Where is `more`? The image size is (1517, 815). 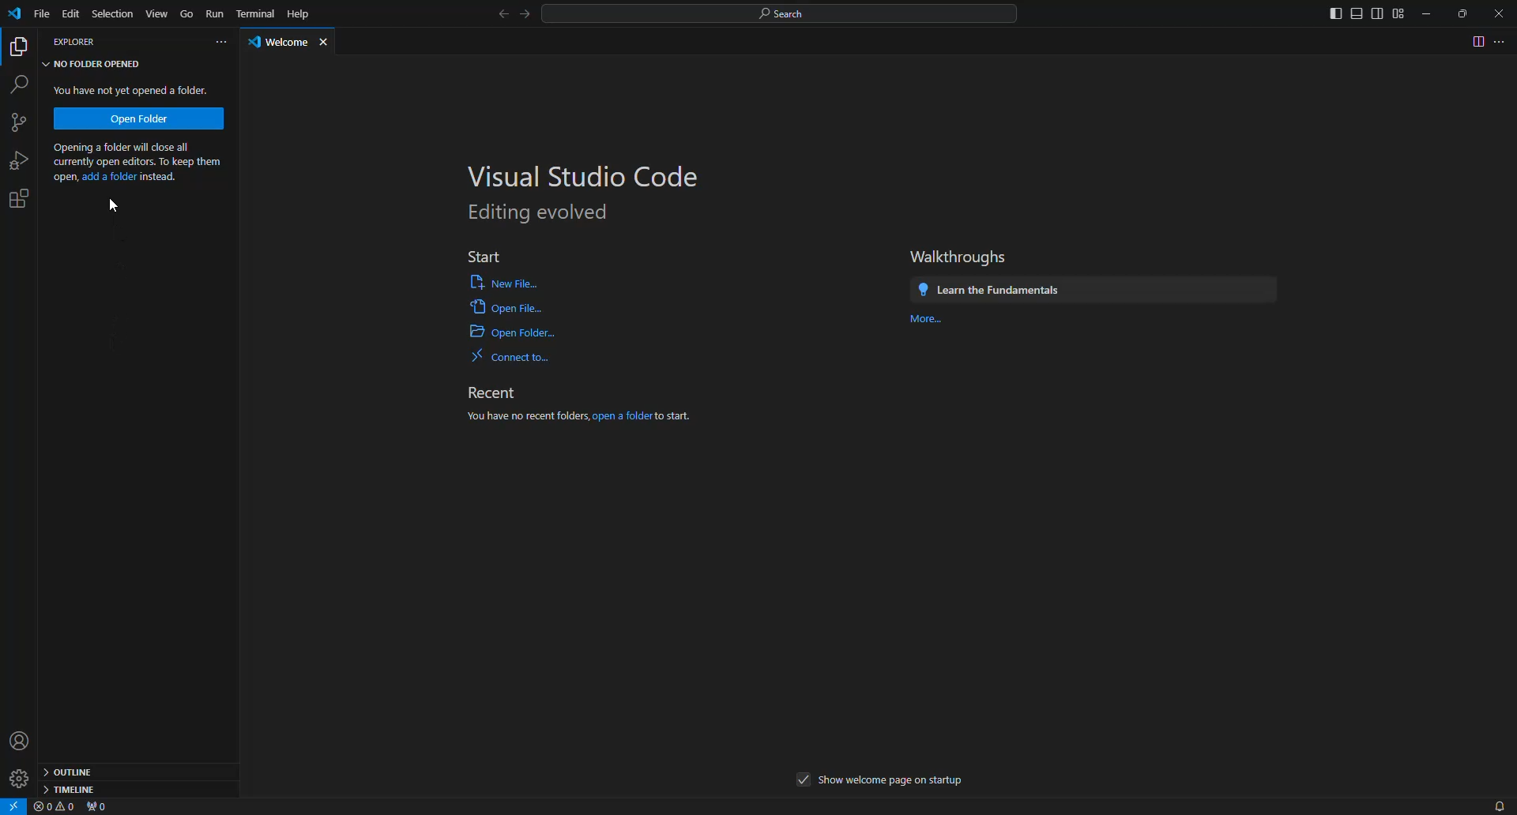
more is located at coordinates (931, 321).